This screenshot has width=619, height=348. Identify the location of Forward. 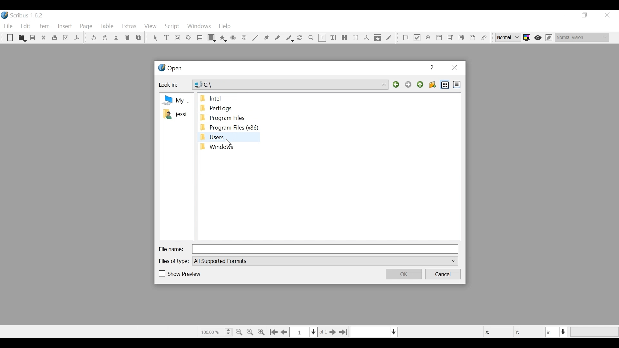
(409, 85).